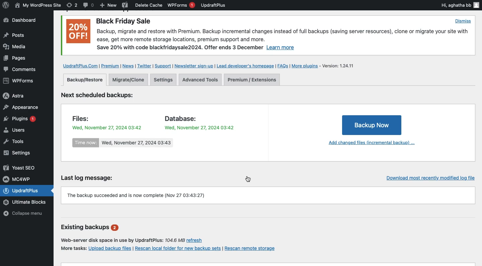 The width and height of the screenshot is (482, 266). Describe the element at coordinates (283, 41) in the screenshot. I see `Backup, migrate and restore with Premium. Backup incremental changes instead of full backups (saving server resources), clone or migrate your site withease, get more remote storage locations, premium support and more. Save 20% with code blackfridaysale2024. Offer ends 3 December Learn more` at that location.